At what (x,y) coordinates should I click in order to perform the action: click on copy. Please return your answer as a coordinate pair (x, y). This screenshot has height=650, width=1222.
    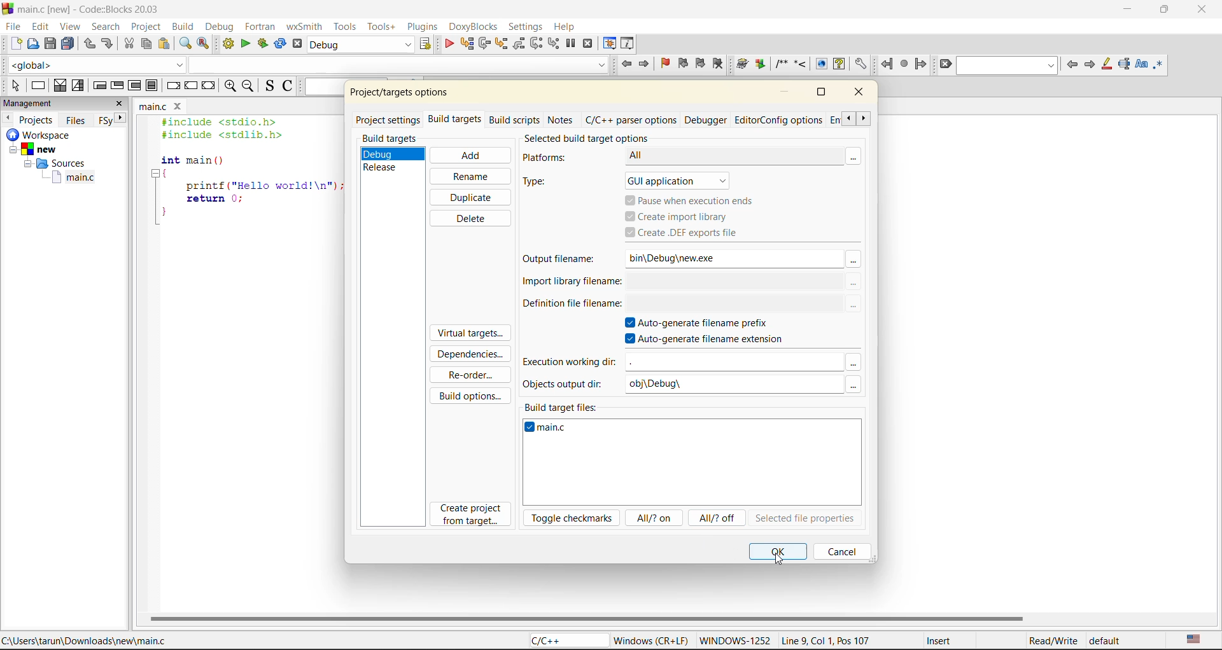
    Looking at the image, I should click on (147, 43).